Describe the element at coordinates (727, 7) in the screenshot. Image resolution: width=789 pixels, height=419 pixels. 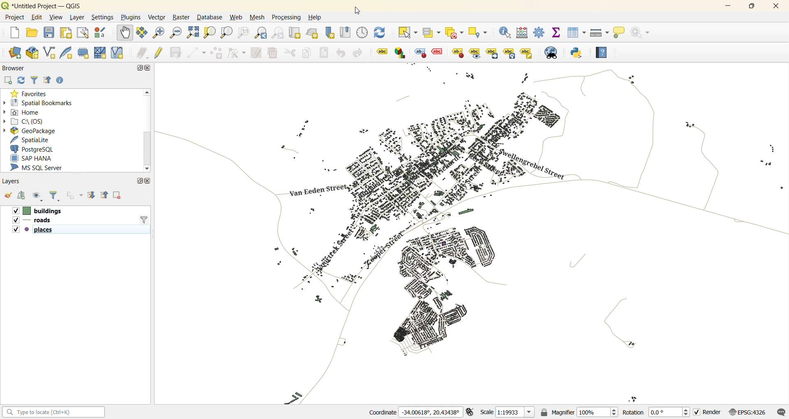
I see `minimize` at that location.